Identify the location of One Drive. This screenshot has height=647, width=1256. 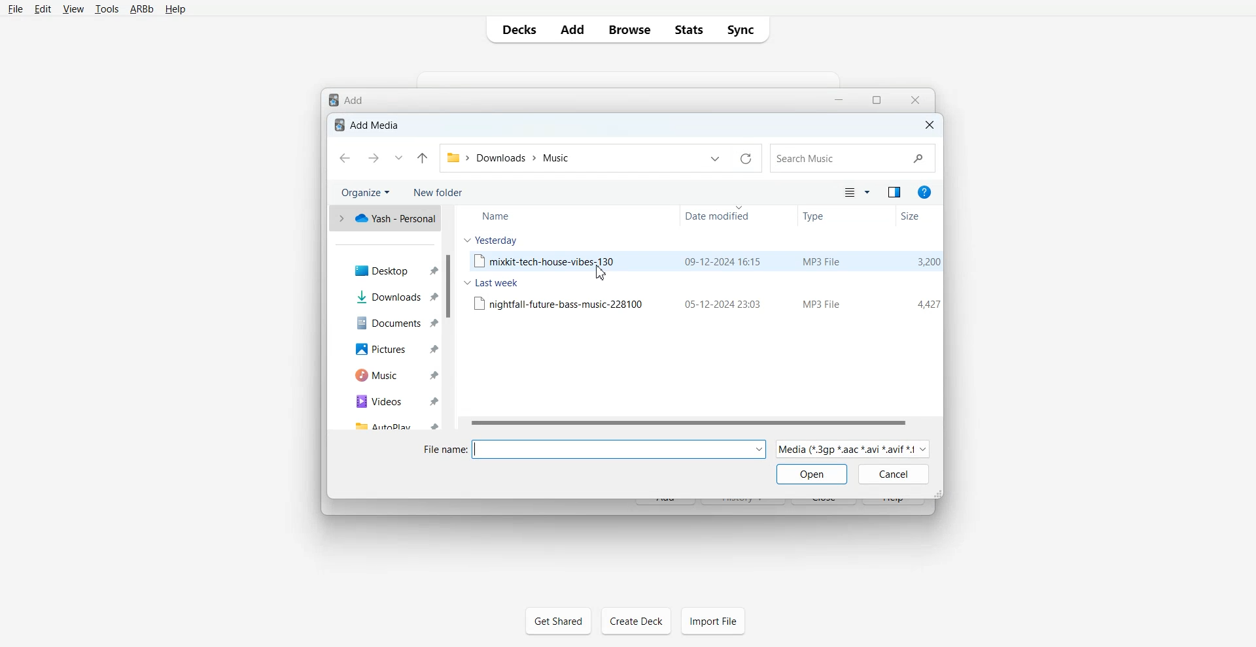
(385, 219).